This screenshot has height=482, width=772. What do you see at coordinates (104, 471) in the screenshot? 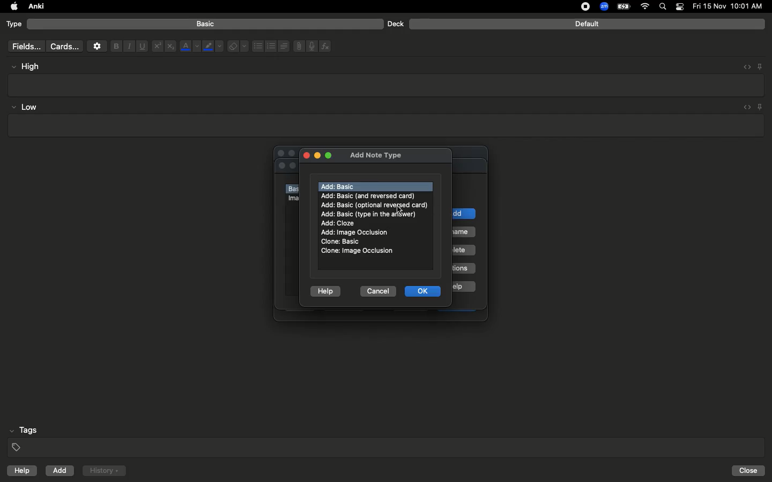
I see `History` at bounding box center [104, 471].